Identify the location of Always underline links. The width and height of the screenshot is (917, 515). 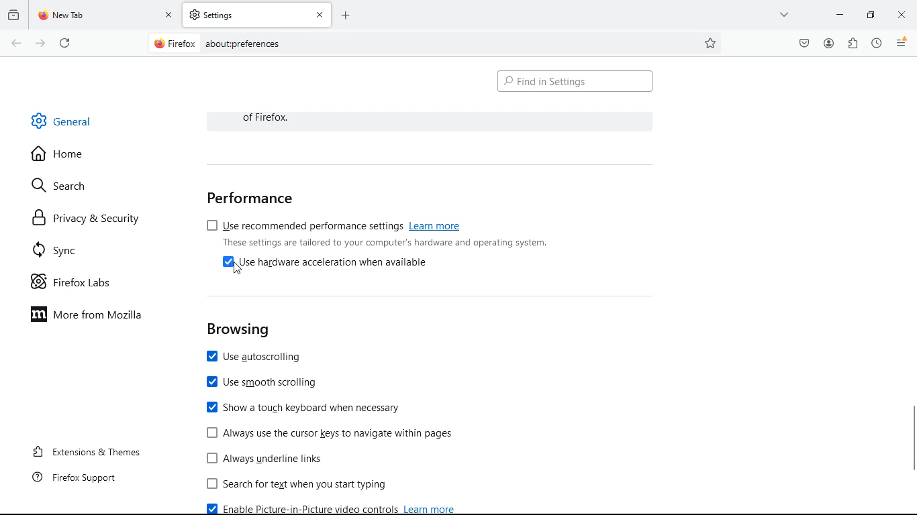
(264, 459).